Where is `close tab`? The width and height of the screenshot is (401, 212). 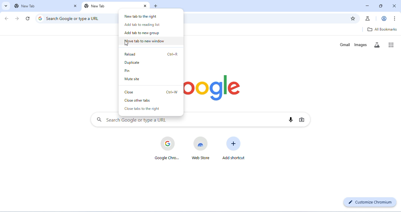
close tab is located at coordinates (144, 6).